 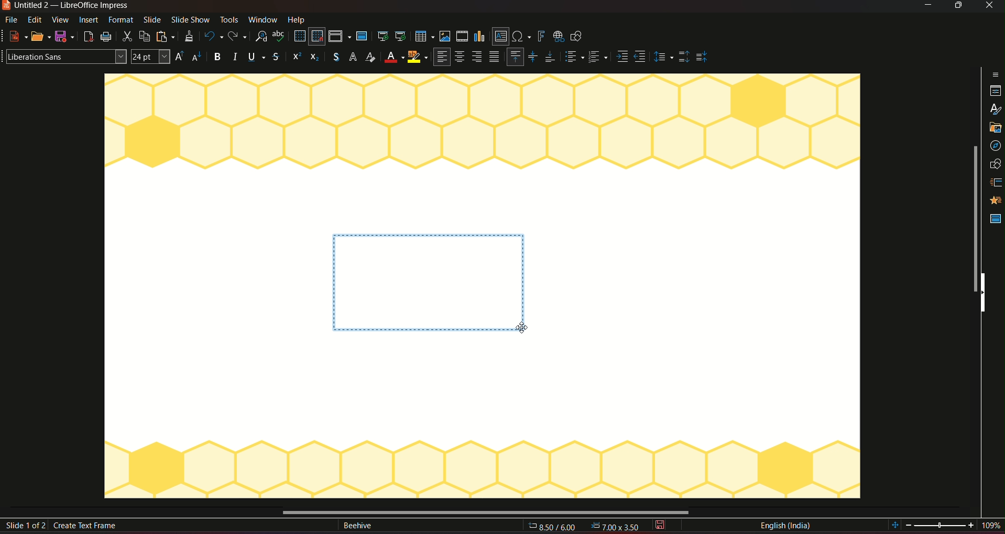 What do you see at coordinates (400, 37) in the screenshot?
I see `start from current slide` at bounding box center [400, 37].